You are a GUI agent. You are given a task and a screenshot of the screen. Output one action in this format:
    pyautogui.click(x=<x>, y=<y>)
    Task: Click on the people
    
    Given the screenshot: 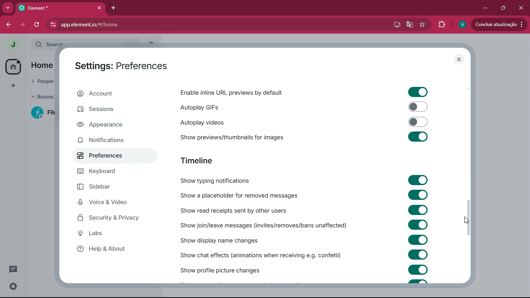 What is the action you would take?
    pyautogui.click(x=40, y=82)
    